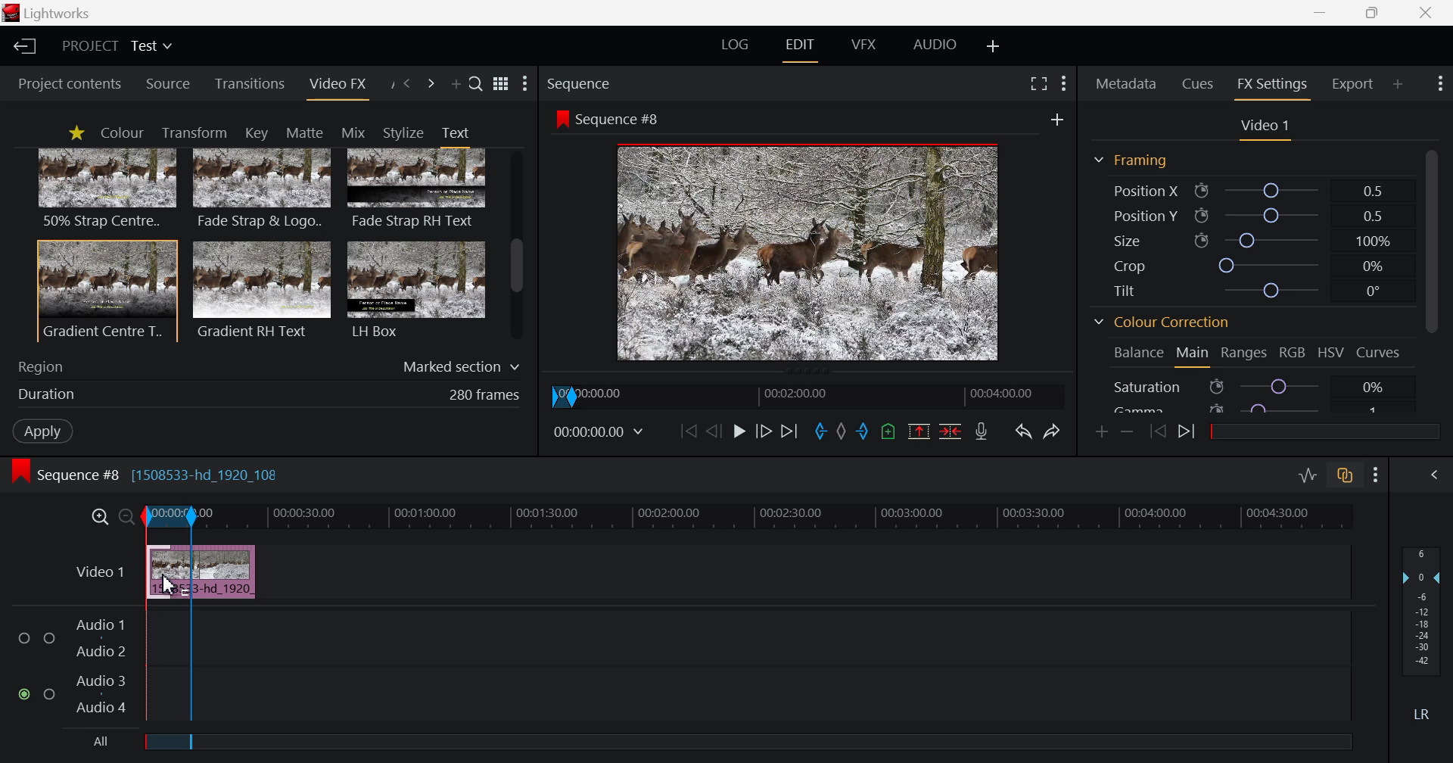 The height and width of the screenshot is (763, 1453). I want to click on AUDIO Layout, so click(940, 43).